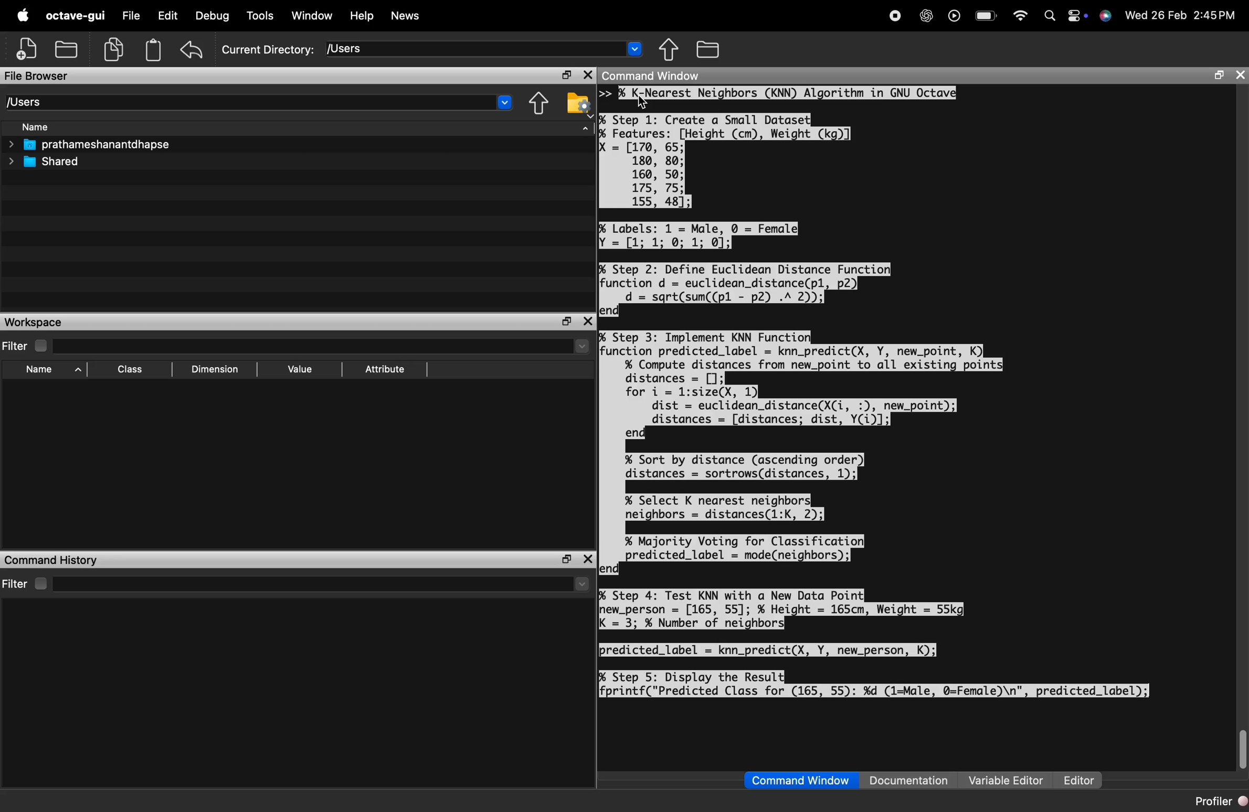  What do you see at coordinates (128, 13) in the screenshot?
I see `File` at bounding box center [128, 13].